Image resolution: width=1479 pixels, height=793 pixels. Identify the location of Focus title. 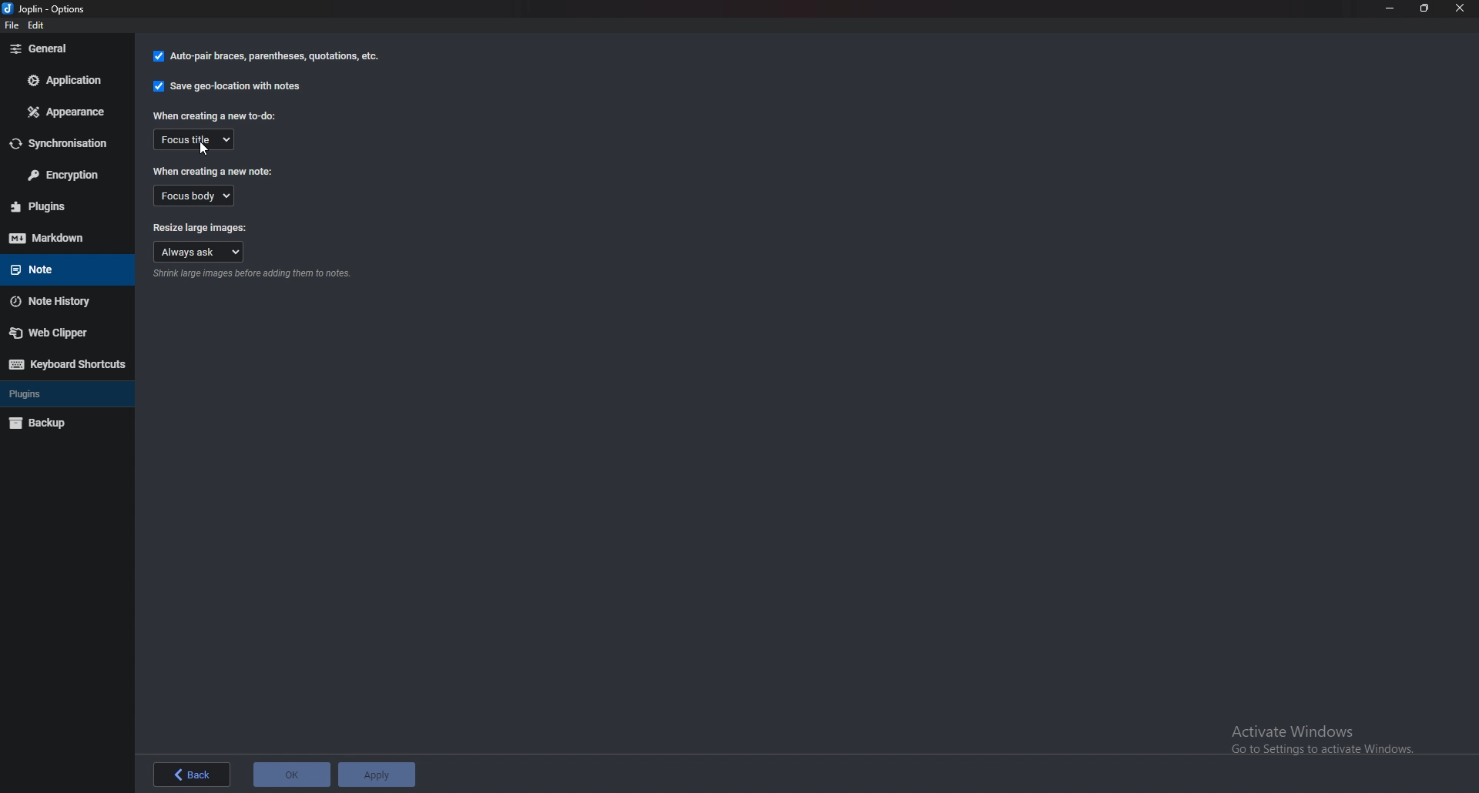
(195, 139).